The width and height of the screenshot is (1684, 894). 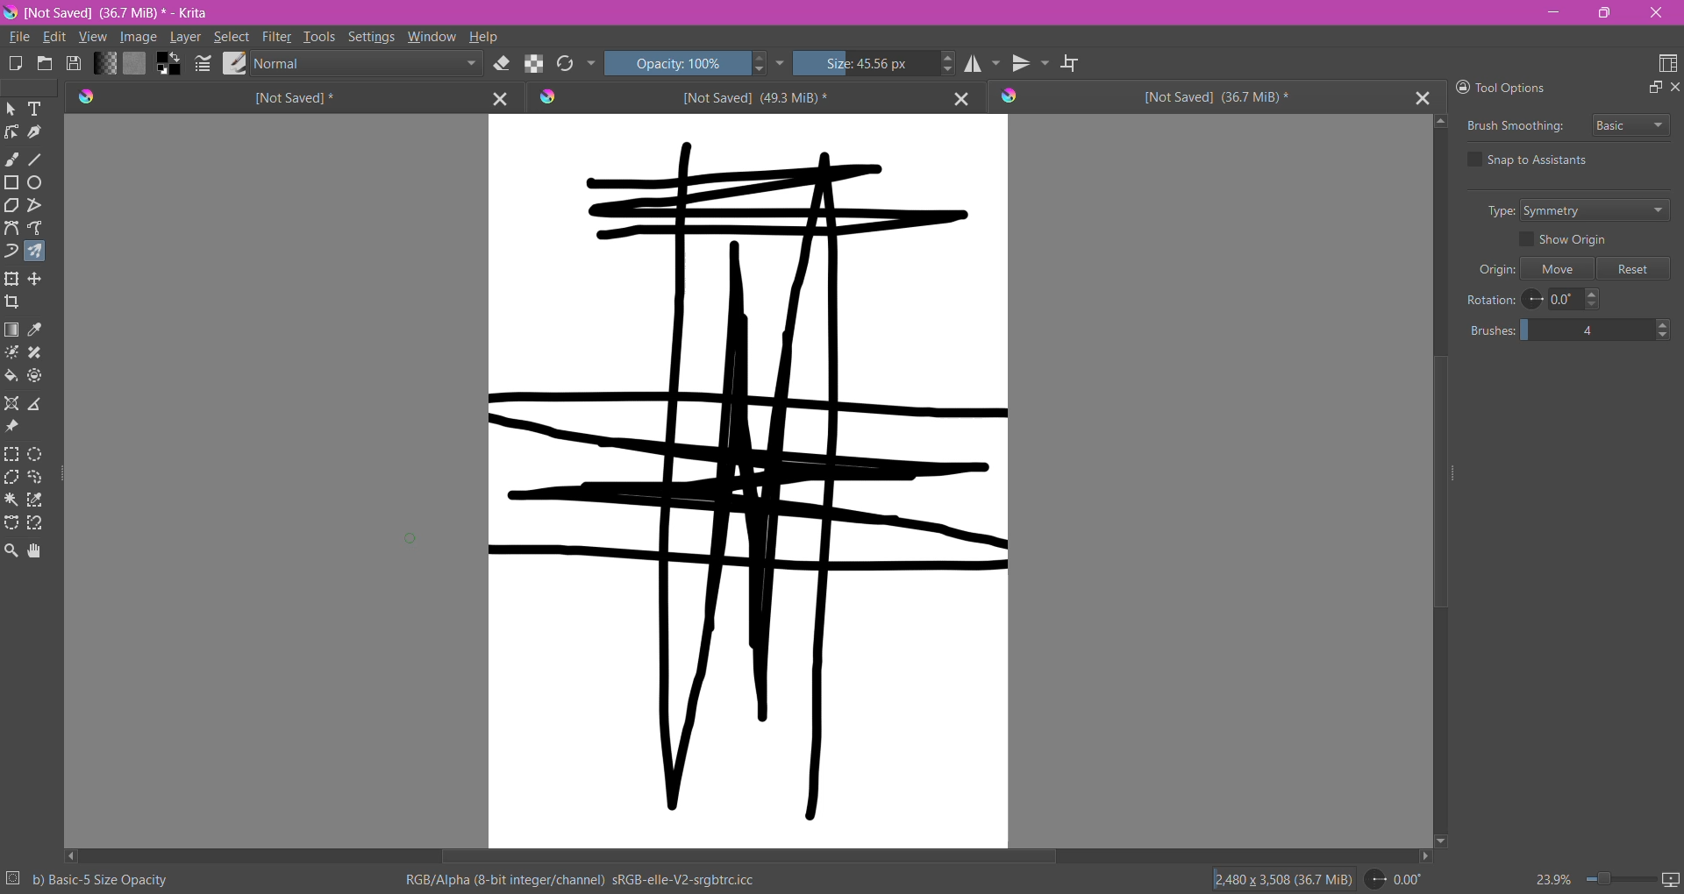 What do you see at coordinates (11, 206) in the screenshot?
I see `Polygon Tool` at bounding box center [11, 206].